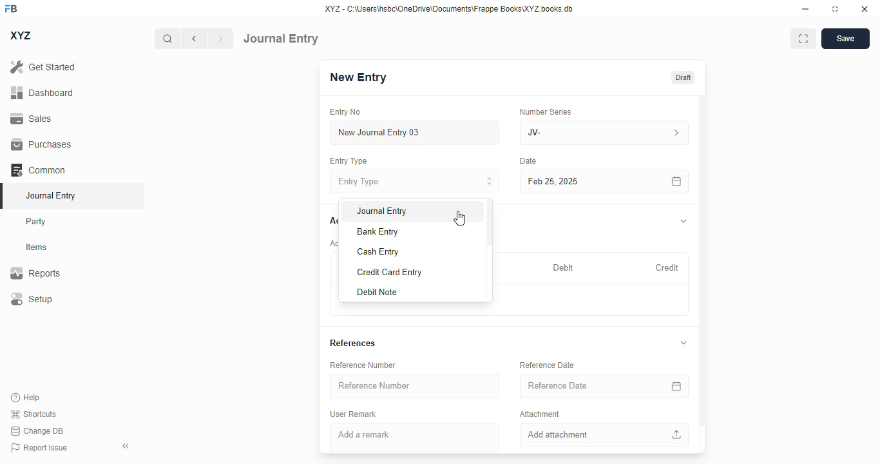 This screenshot has height=464, width=880. I want to click on setup, so click(31, 298).